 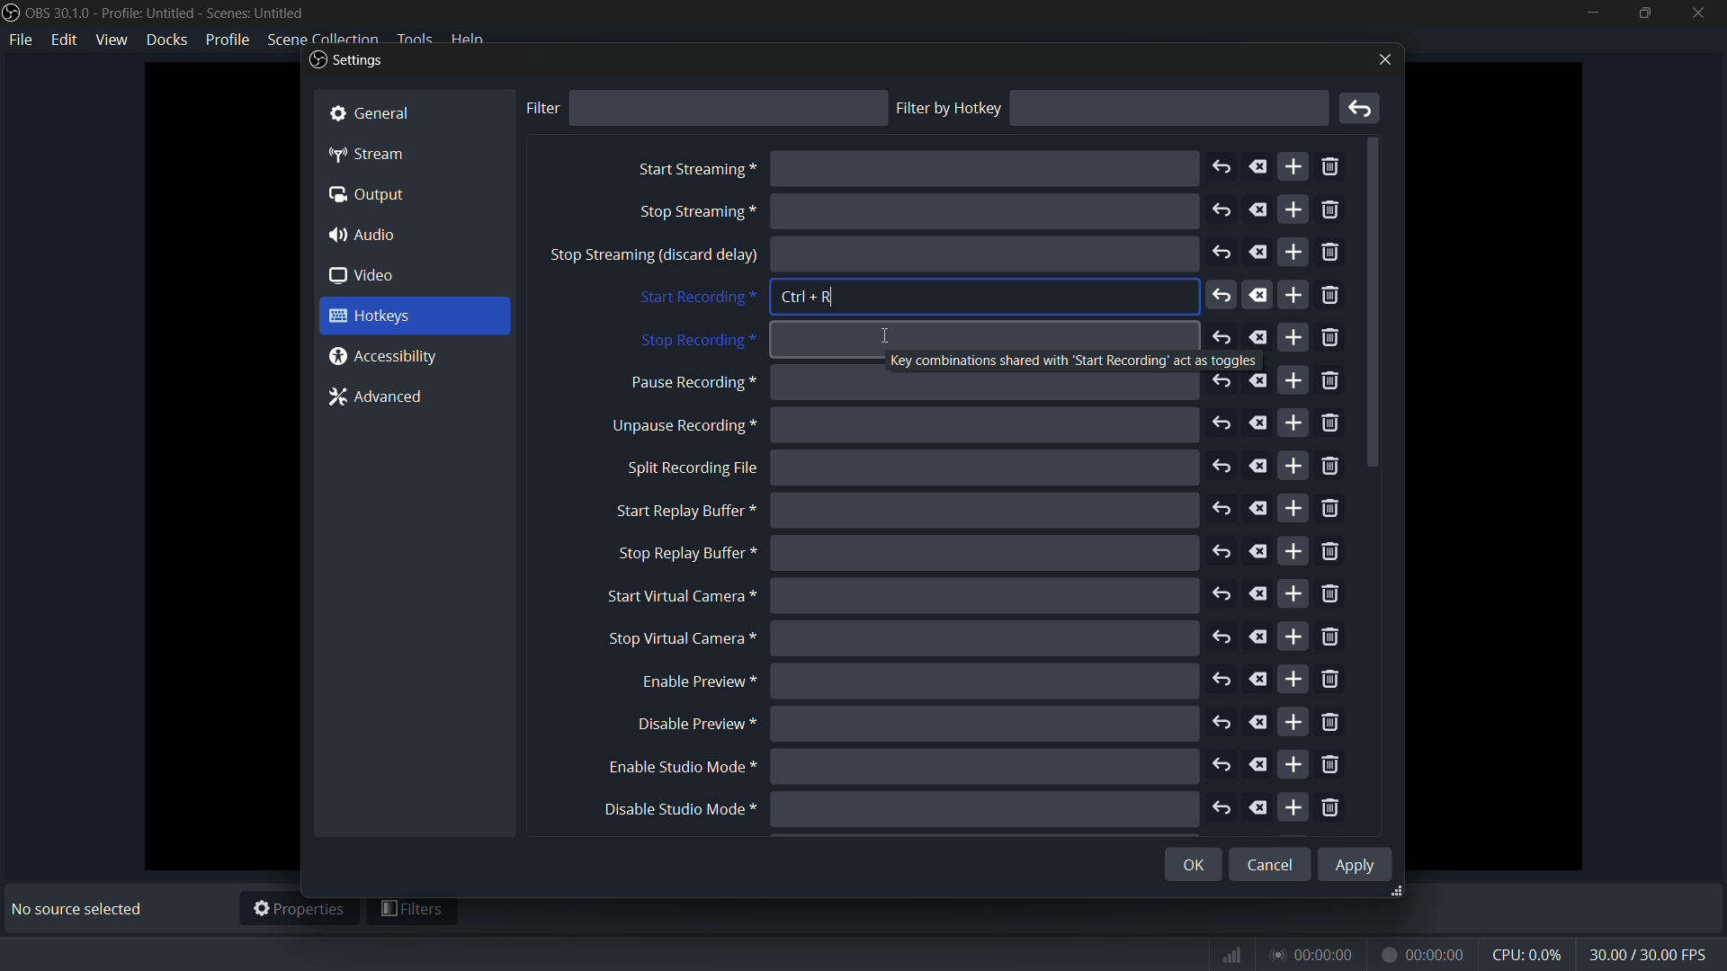 What do you see at coordinates (1261, 296) in the screenshot?
I see `delete` at bounding box center [1261, 296].